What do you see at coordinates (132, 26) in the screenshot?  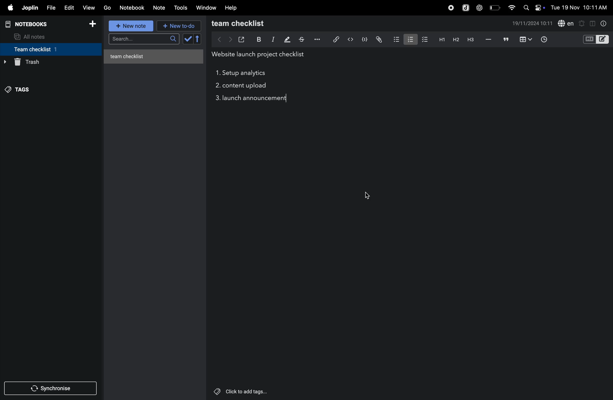 I see `new note` at bounding box center [132, 26].